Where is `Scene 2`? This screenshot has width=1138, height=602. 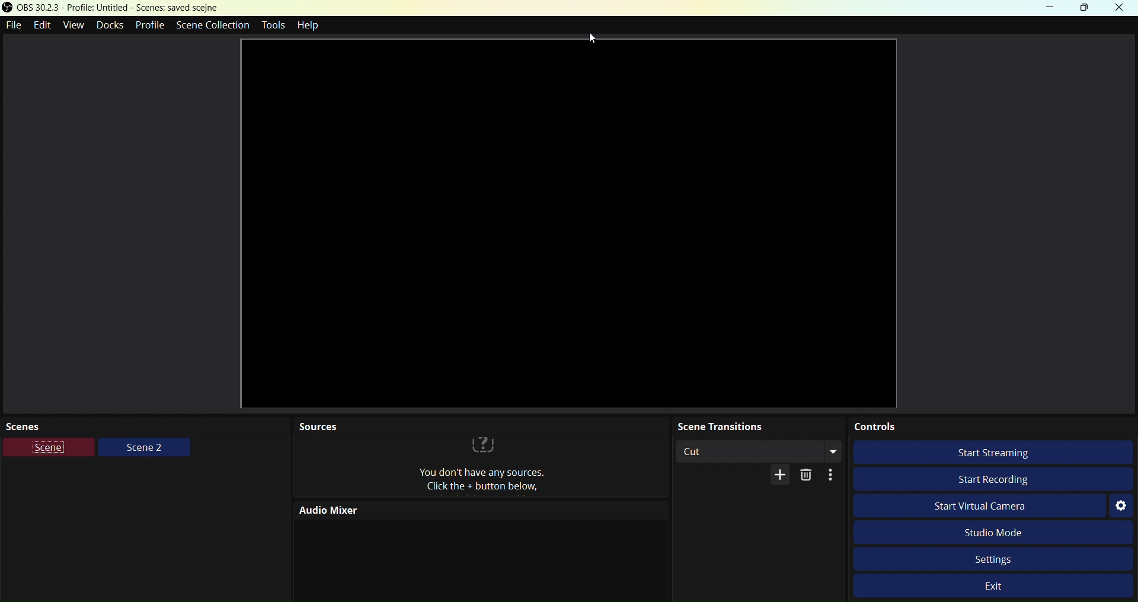 Scene 2 is located at coordinates (143, 447).